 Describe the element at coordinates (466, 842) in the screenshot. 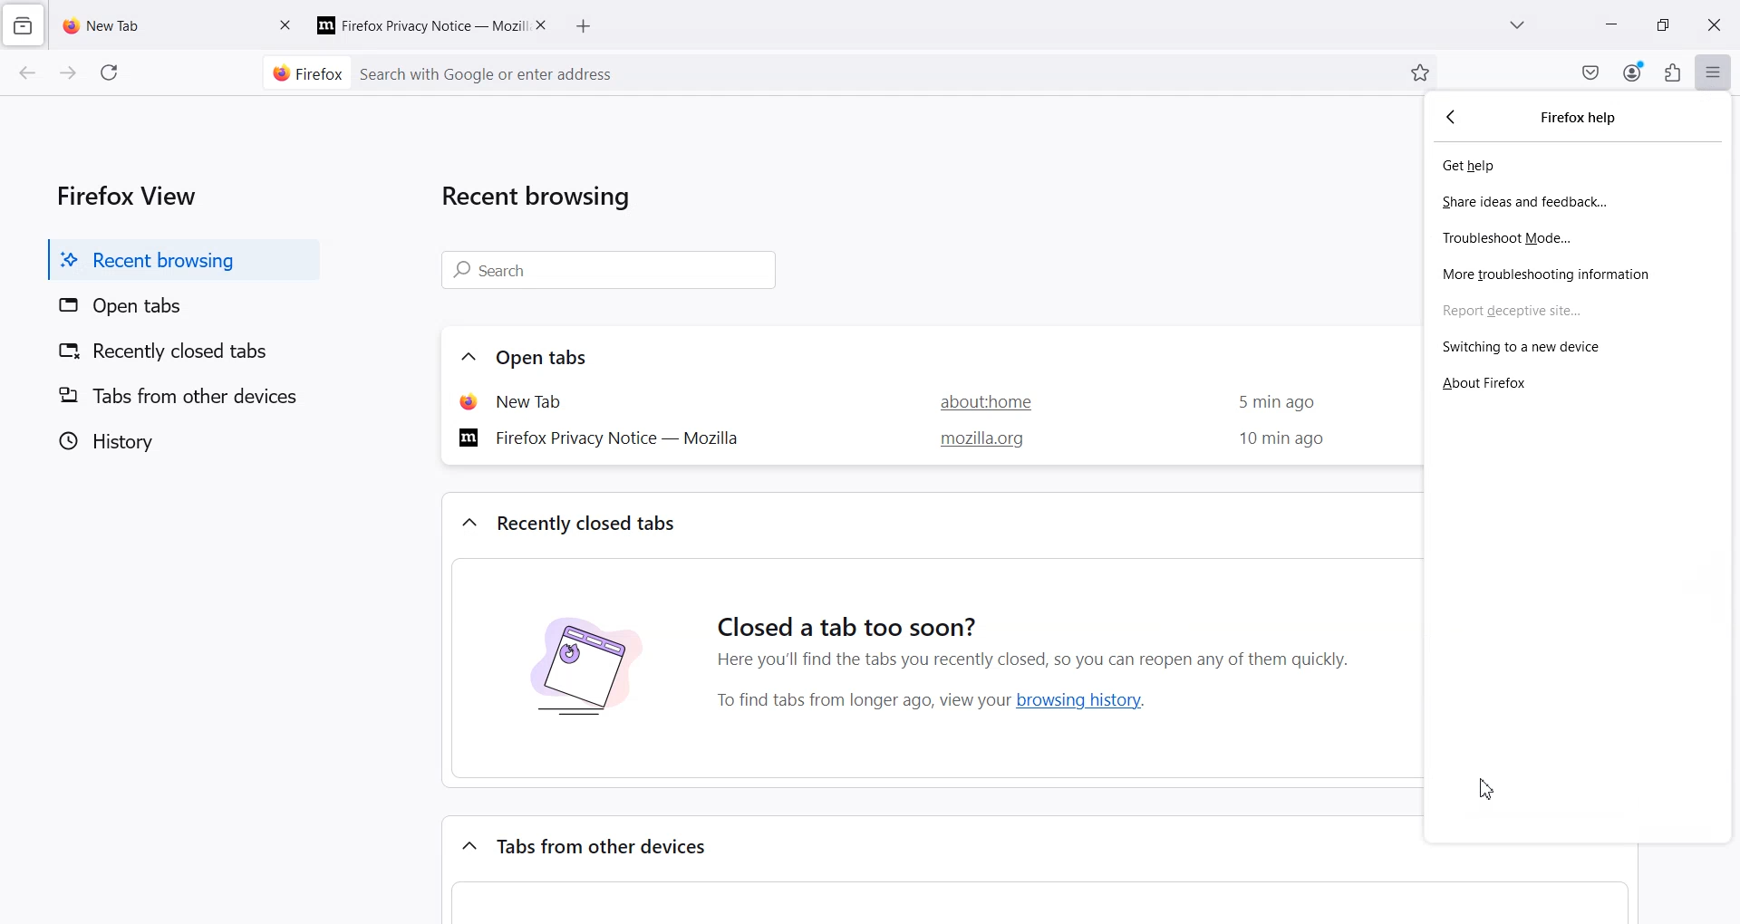

I see `Drop down box of tabs of other devices` at that location.